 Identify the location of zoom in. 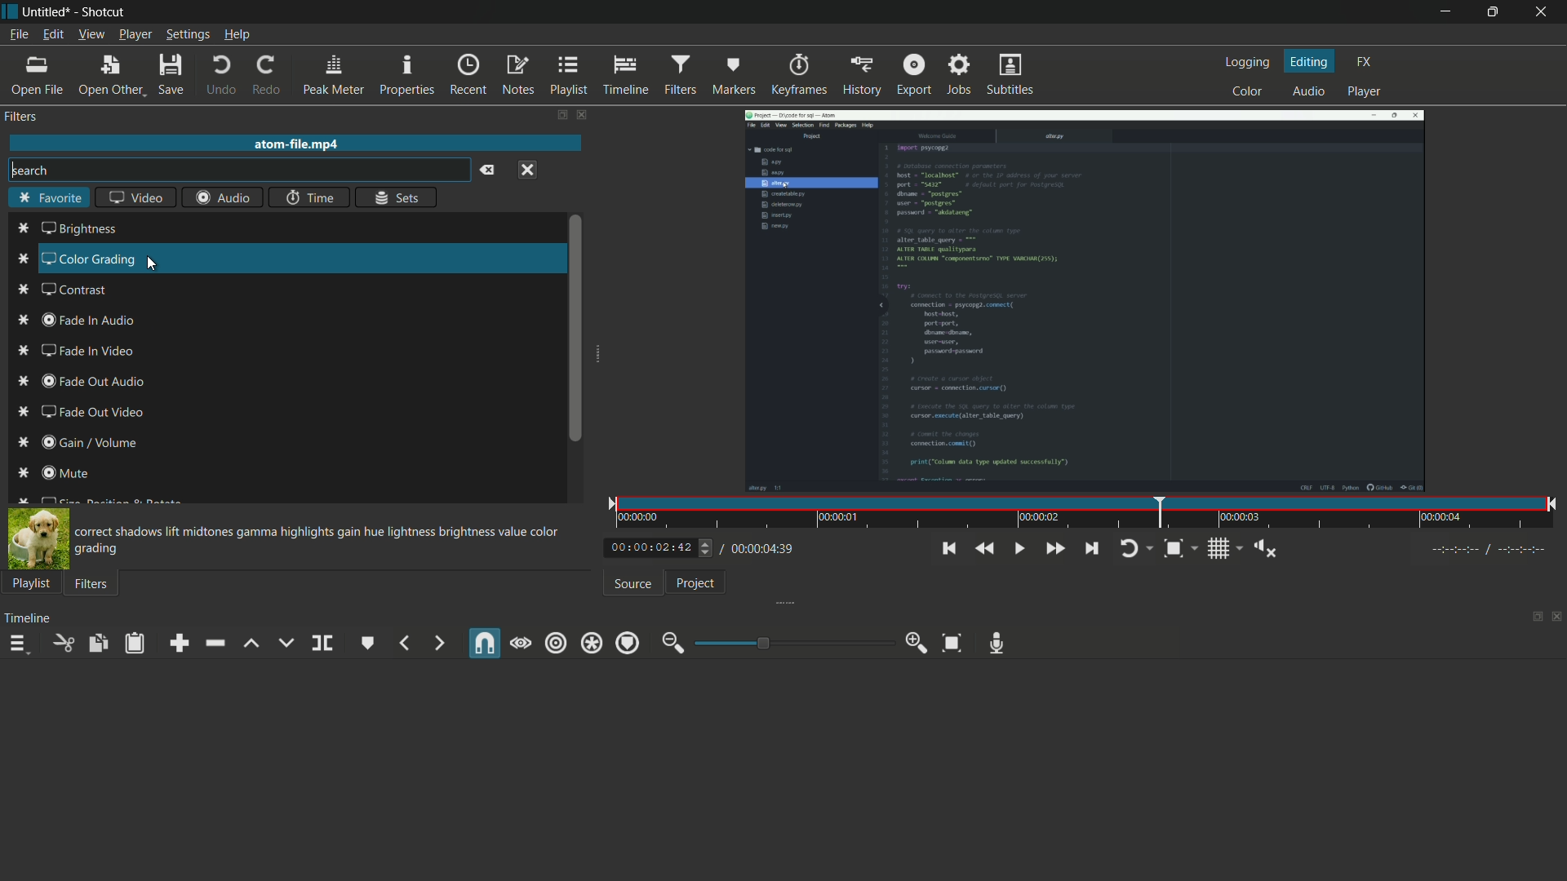
(917, 644).